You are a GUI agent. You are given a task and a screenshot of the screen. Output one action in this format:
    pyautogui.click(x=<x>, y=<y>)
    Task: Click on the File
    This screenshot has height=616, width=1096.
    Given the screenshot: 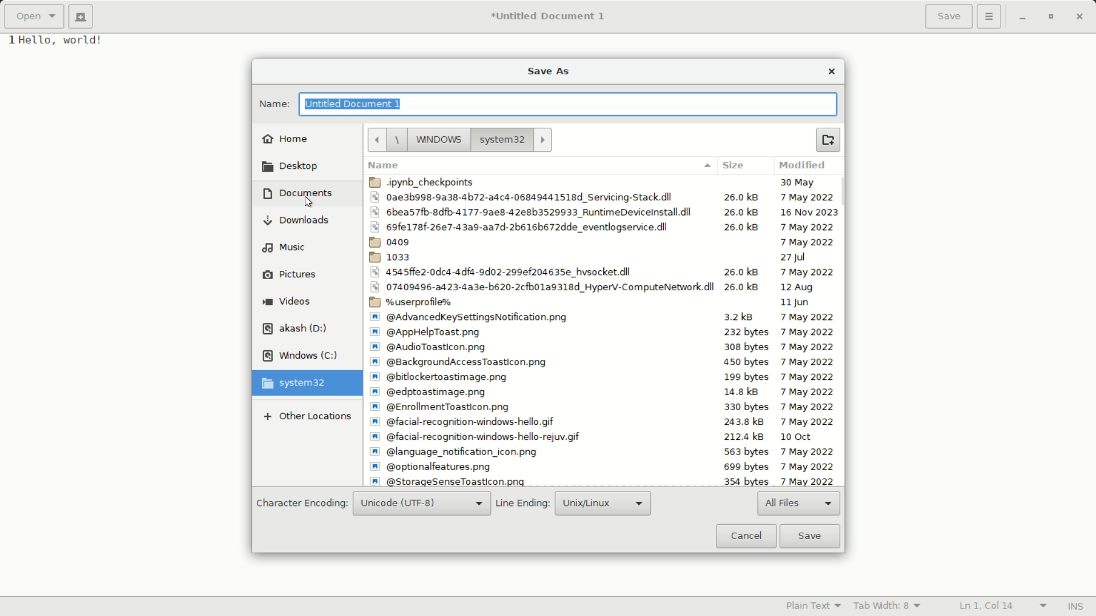 What is the action you would take?
    pyautogui.click(x=603, y=363)
    